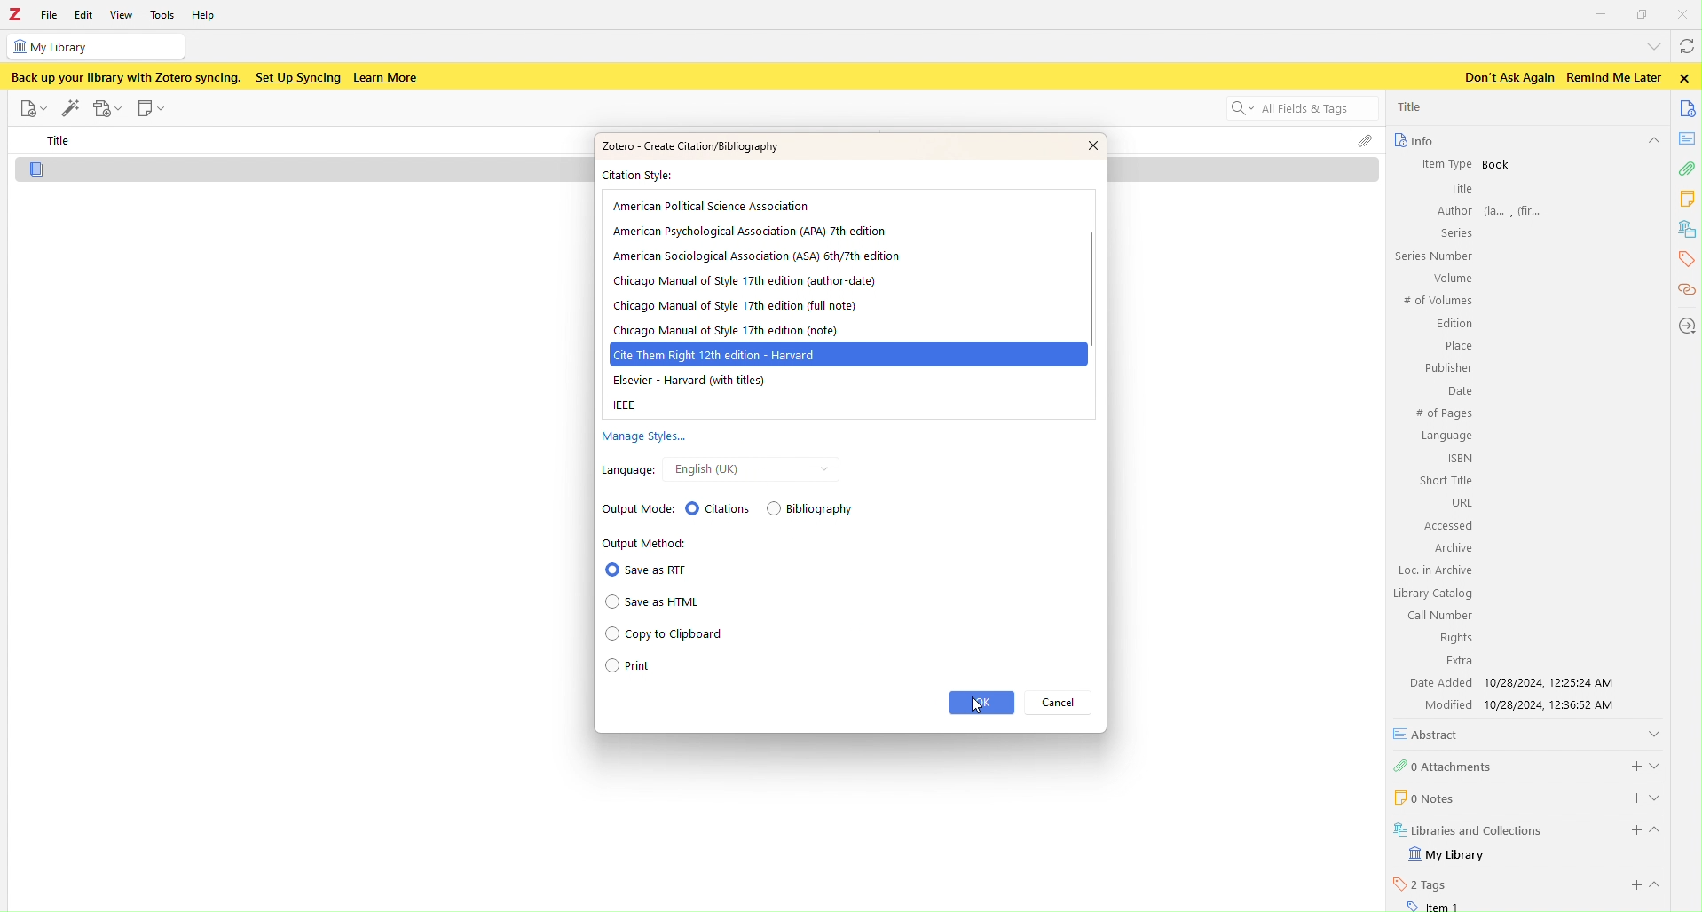 Image resolution: width=1702 pixels, height=912 pixels. I want to click on ‘Volume, so click(1450, 278).